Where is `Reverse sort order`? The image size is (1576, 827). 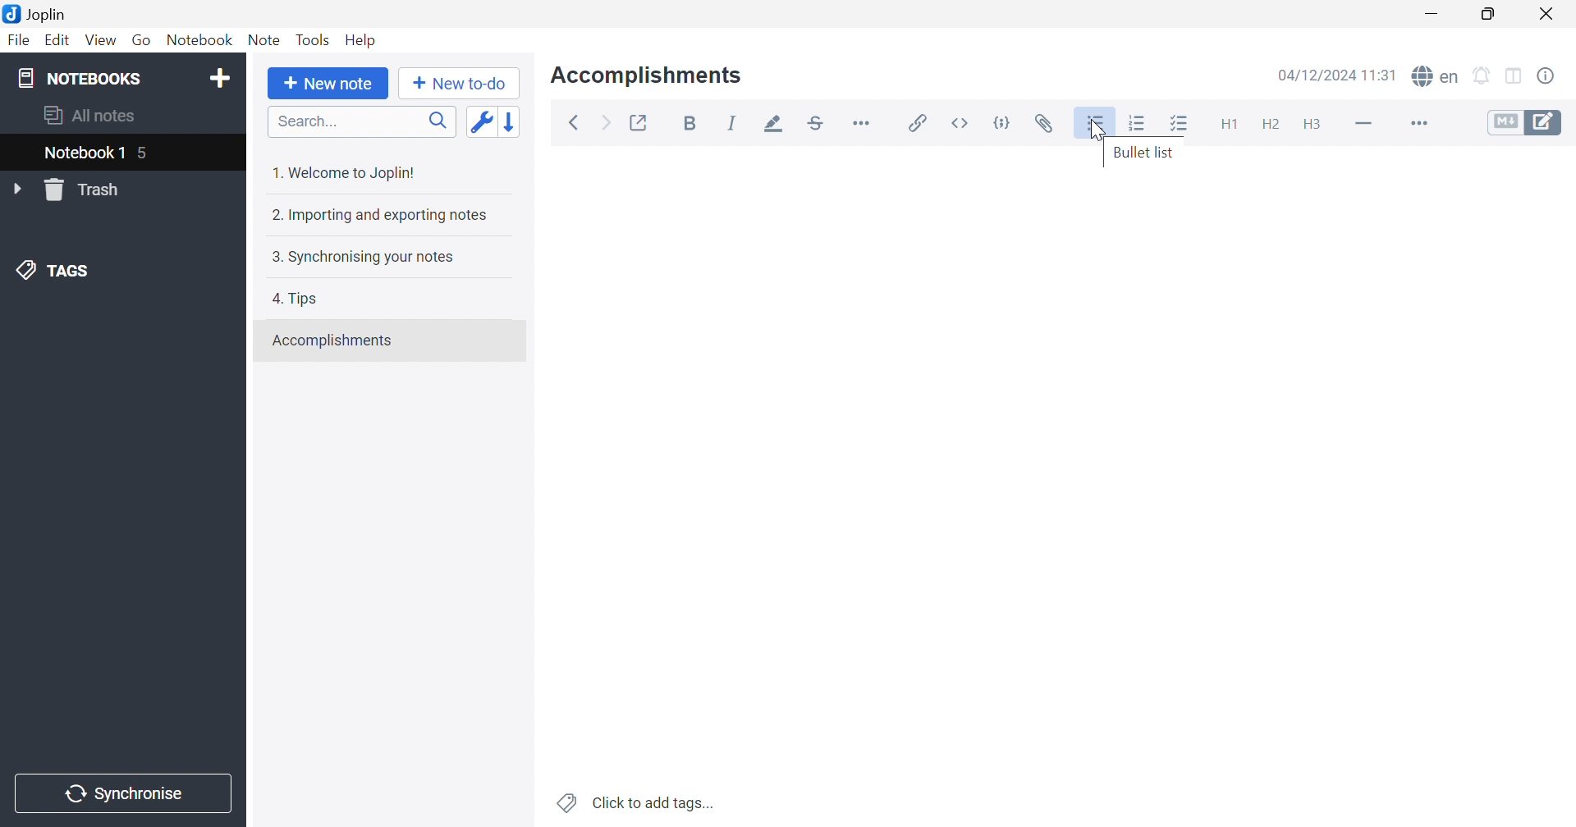 Reverse sort order is located at coordinates (511, 121).